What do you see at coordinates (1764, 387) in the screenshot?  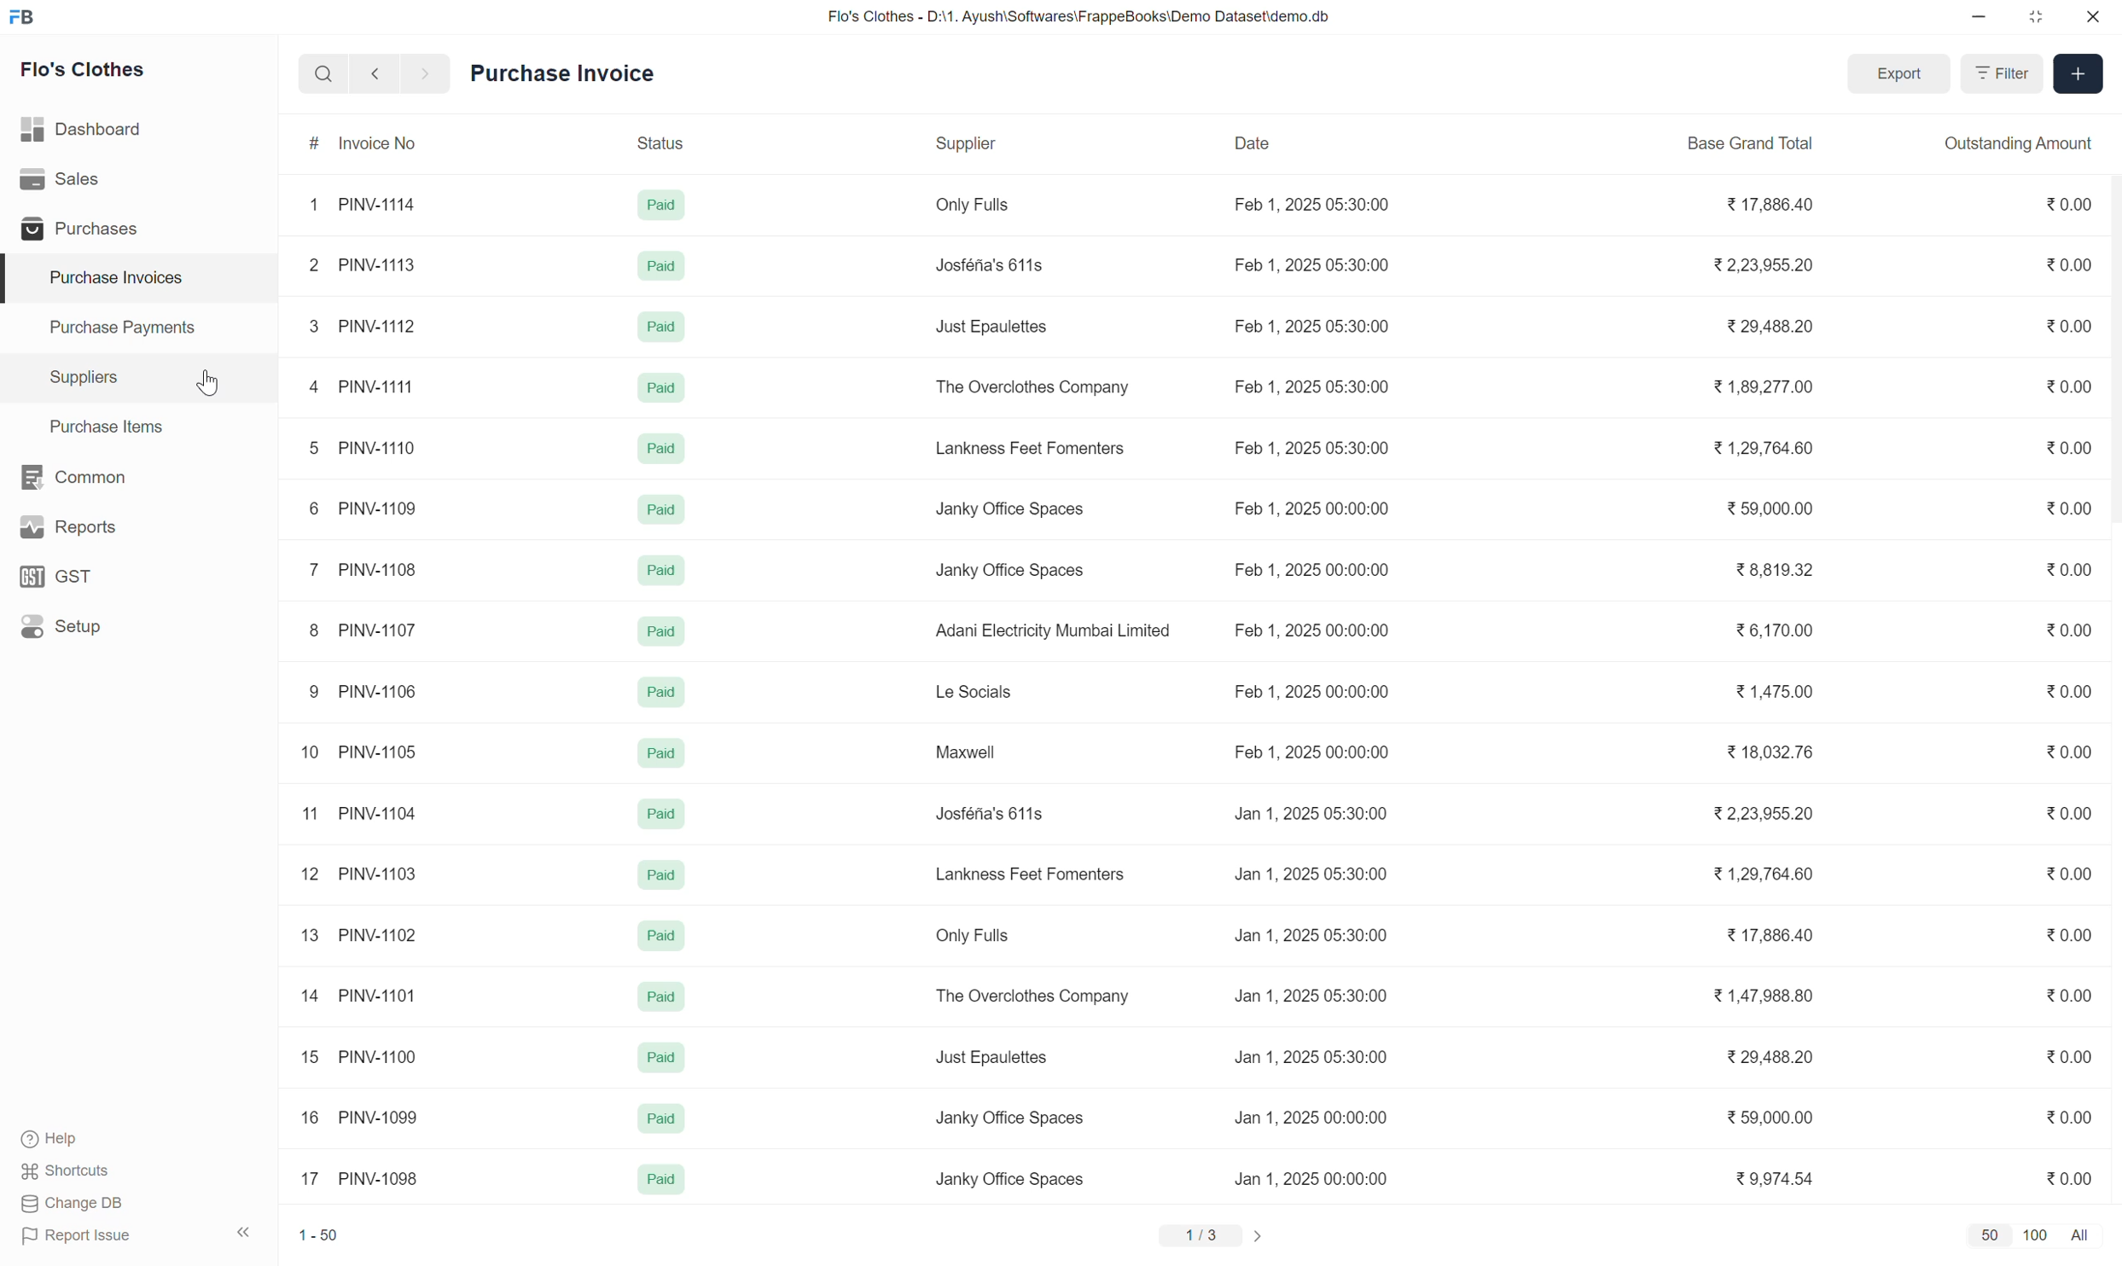 I see `1,89,277.00` at bounding box center [1764, 387].